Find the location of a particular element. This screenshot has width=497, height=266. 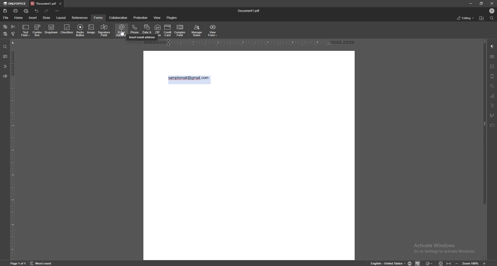

text is located at coordinates (188, 78).